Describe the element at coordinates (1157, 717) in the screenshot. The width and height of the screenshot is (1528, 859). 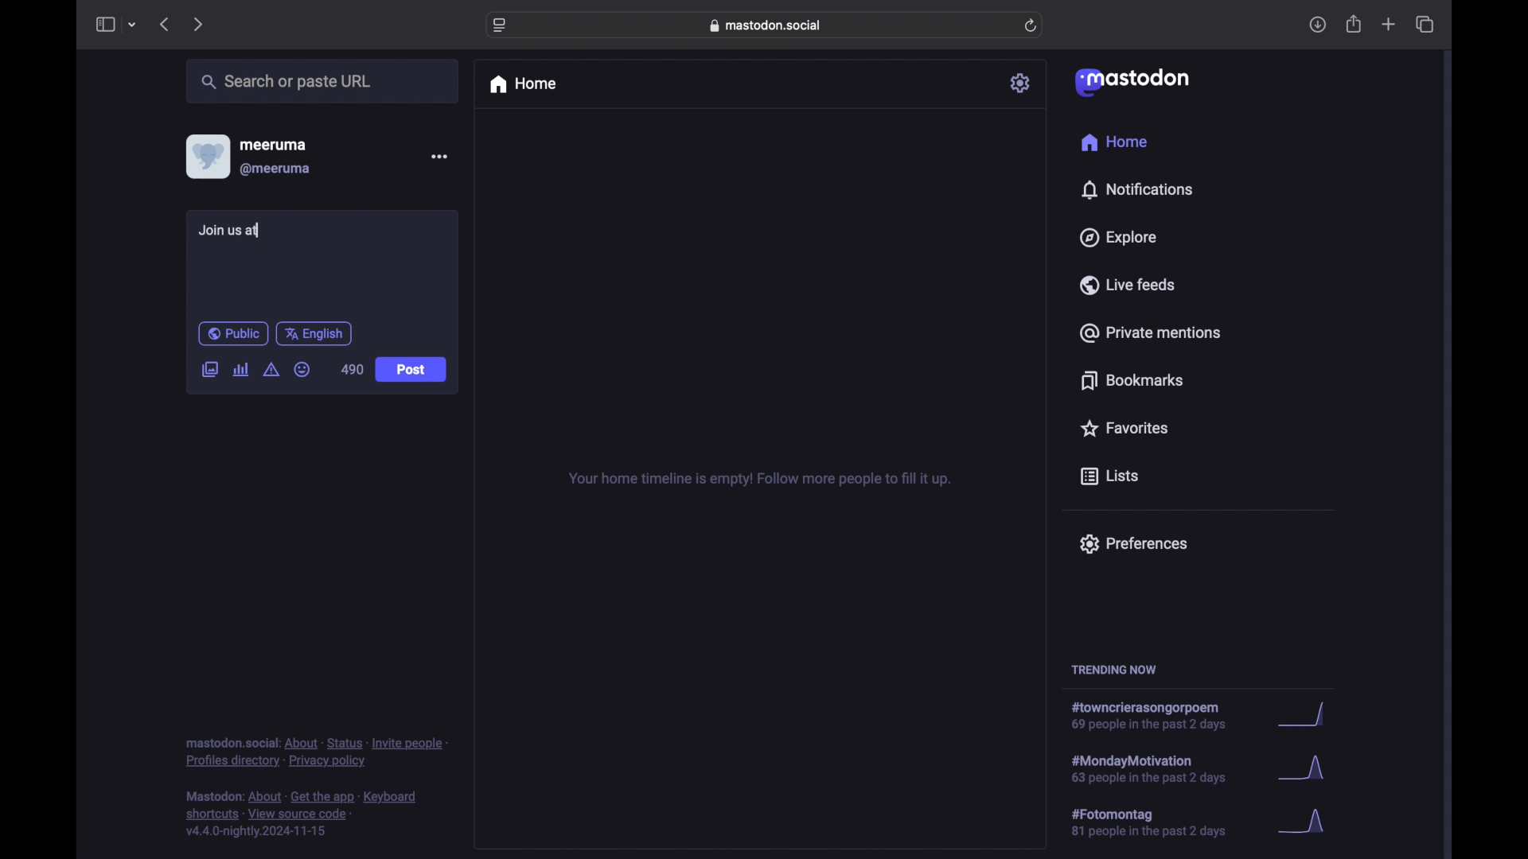
I see `hashtag trend` at that location.